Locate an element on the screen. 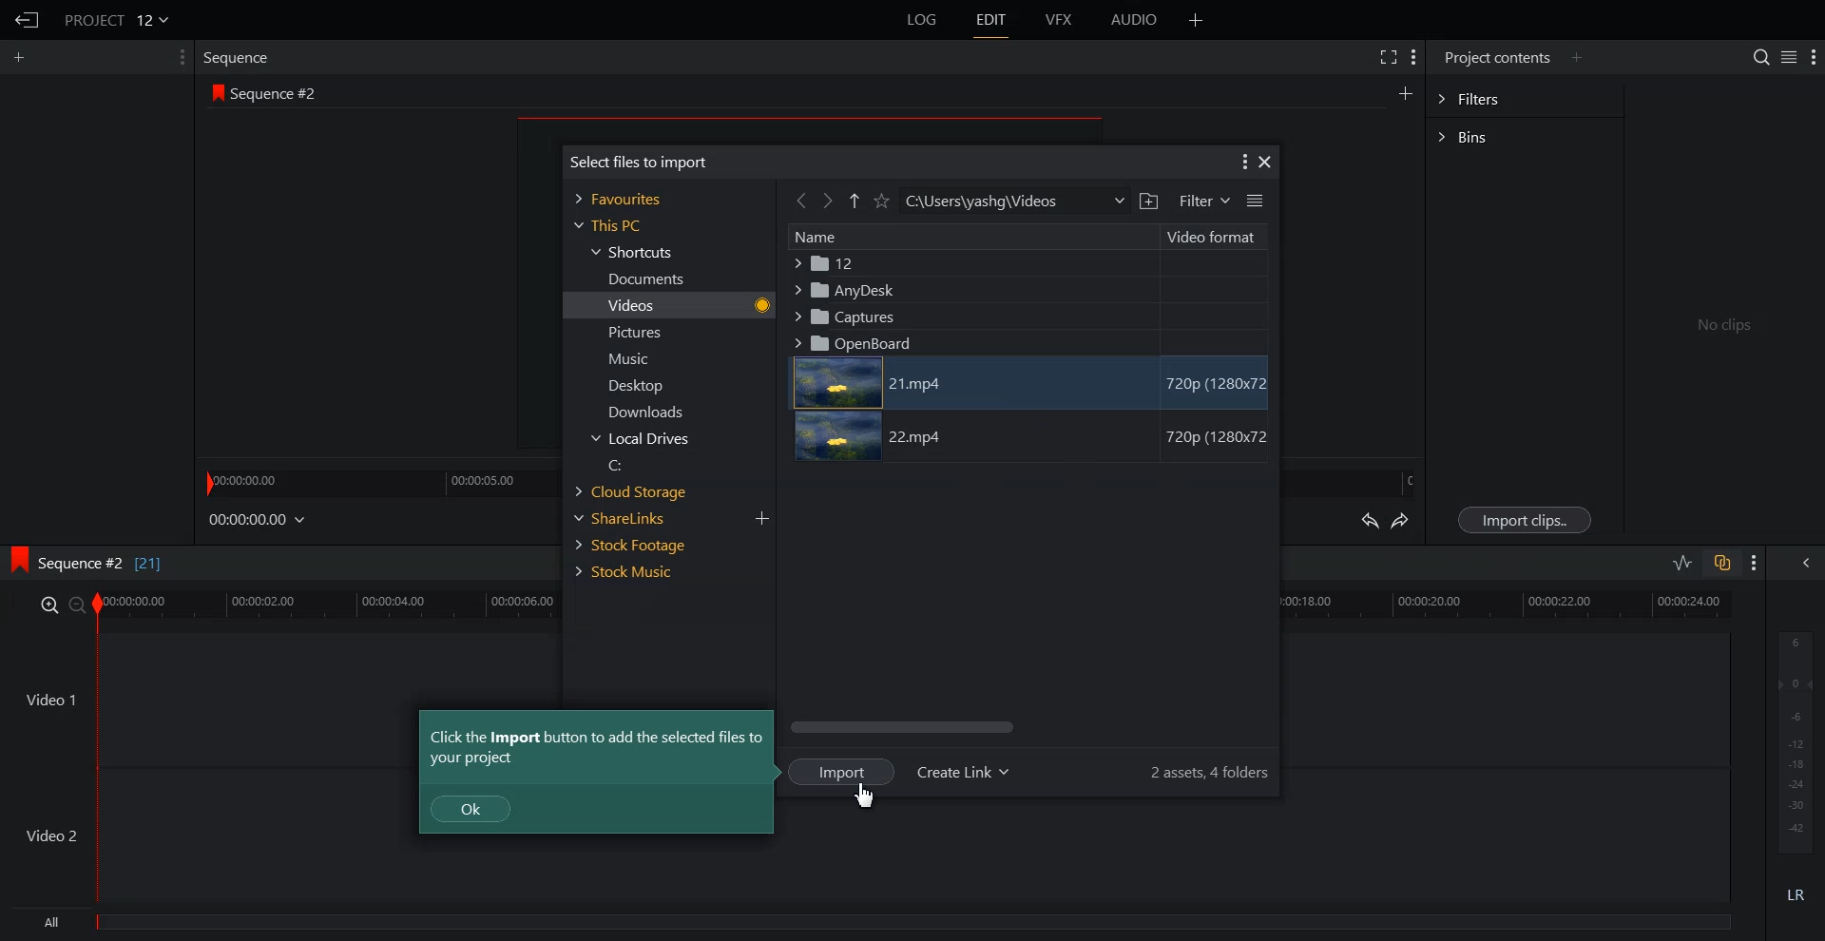 The width and height of the screenshot is (1825, 941). Zoom In and Out is located at coordinates (63, 605).